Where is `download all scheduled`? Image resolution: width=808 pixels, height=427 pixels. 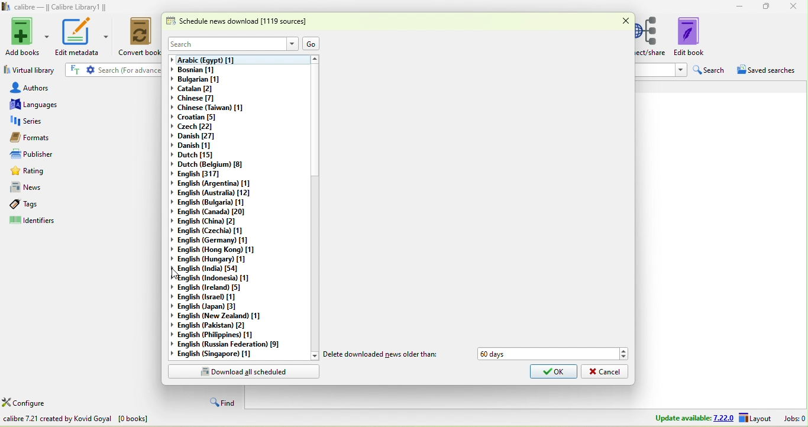 download all scheduled is located at coordinates (245, 372).